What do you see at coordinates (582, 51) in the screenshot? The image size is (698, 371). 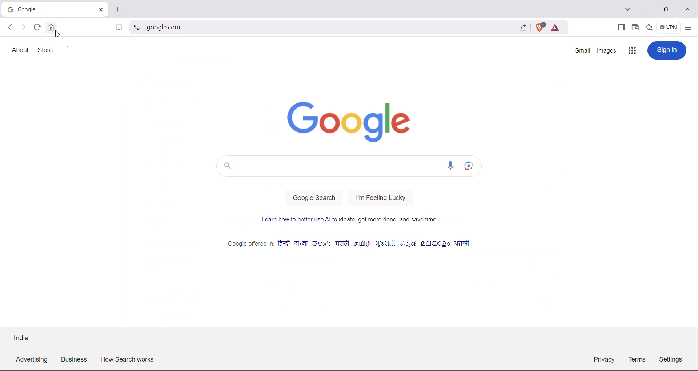 I see `Gmail` at bounding box center [582, 51].